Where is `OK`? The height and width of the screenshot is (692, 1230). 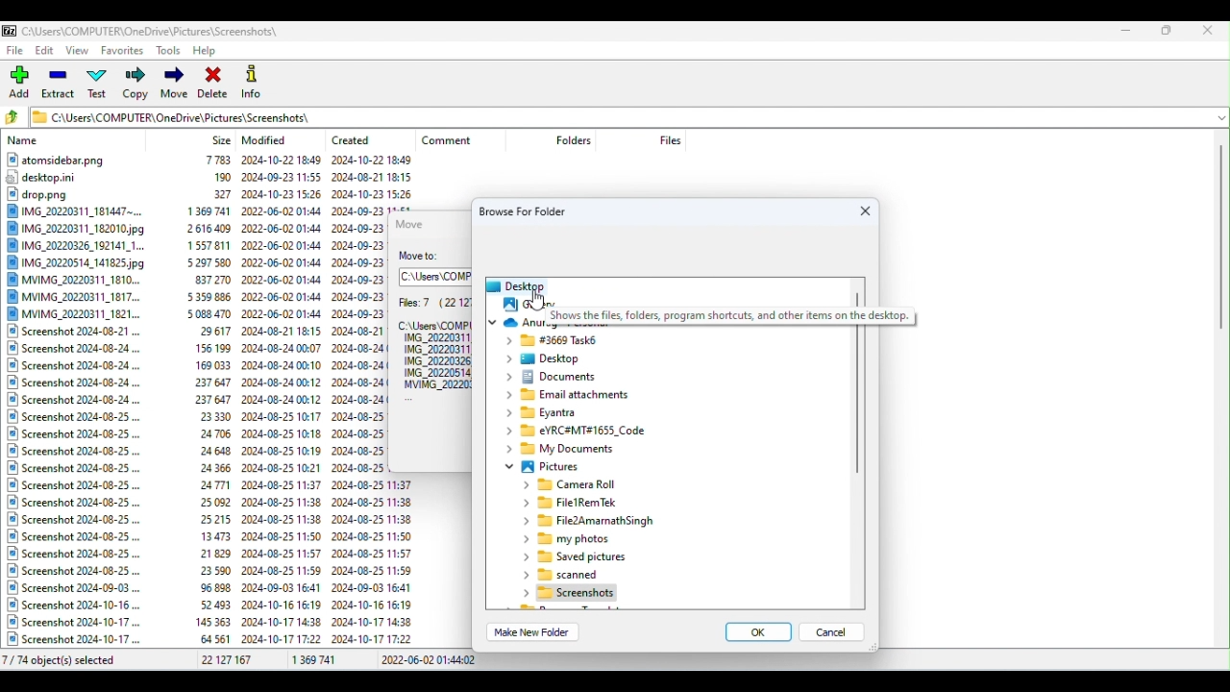
OK is located at coordinates (752, 634).